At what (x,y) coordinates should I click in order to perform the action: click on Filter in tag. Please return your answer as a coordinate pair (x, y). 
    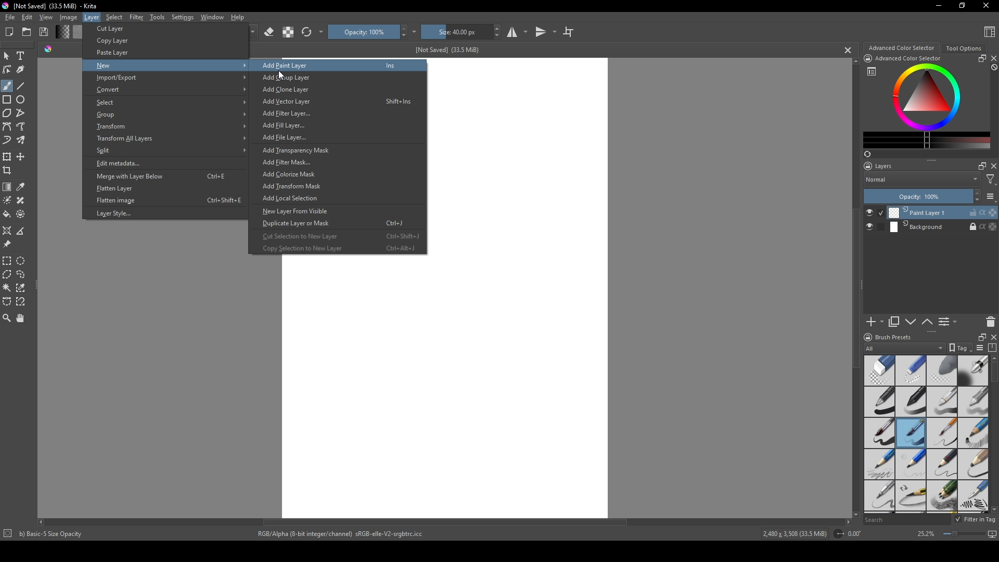
    Looking at the image, I should click on (976, 520).